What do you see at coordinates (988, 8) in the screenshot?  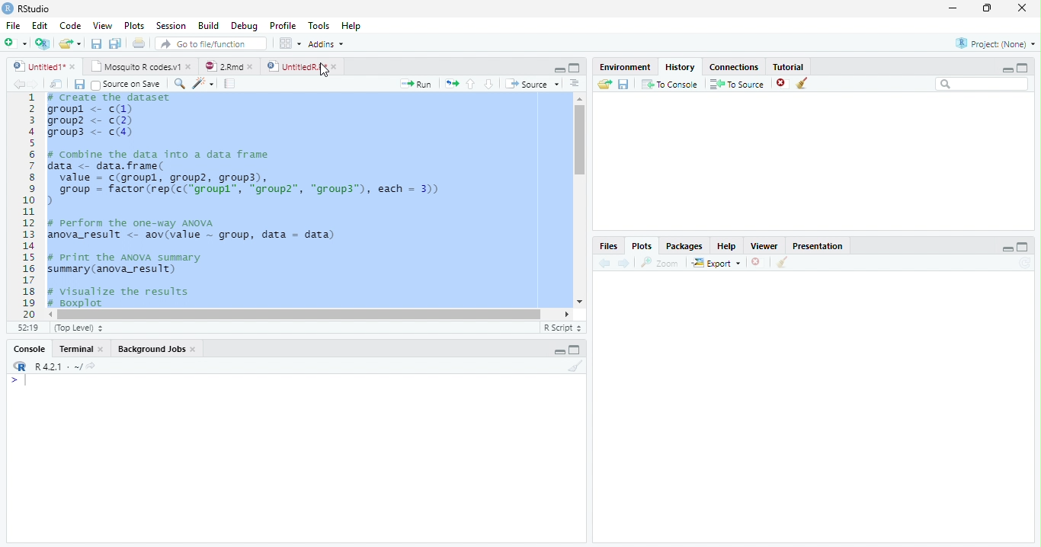 I see `Maximize` at bounding box center [988, 8].